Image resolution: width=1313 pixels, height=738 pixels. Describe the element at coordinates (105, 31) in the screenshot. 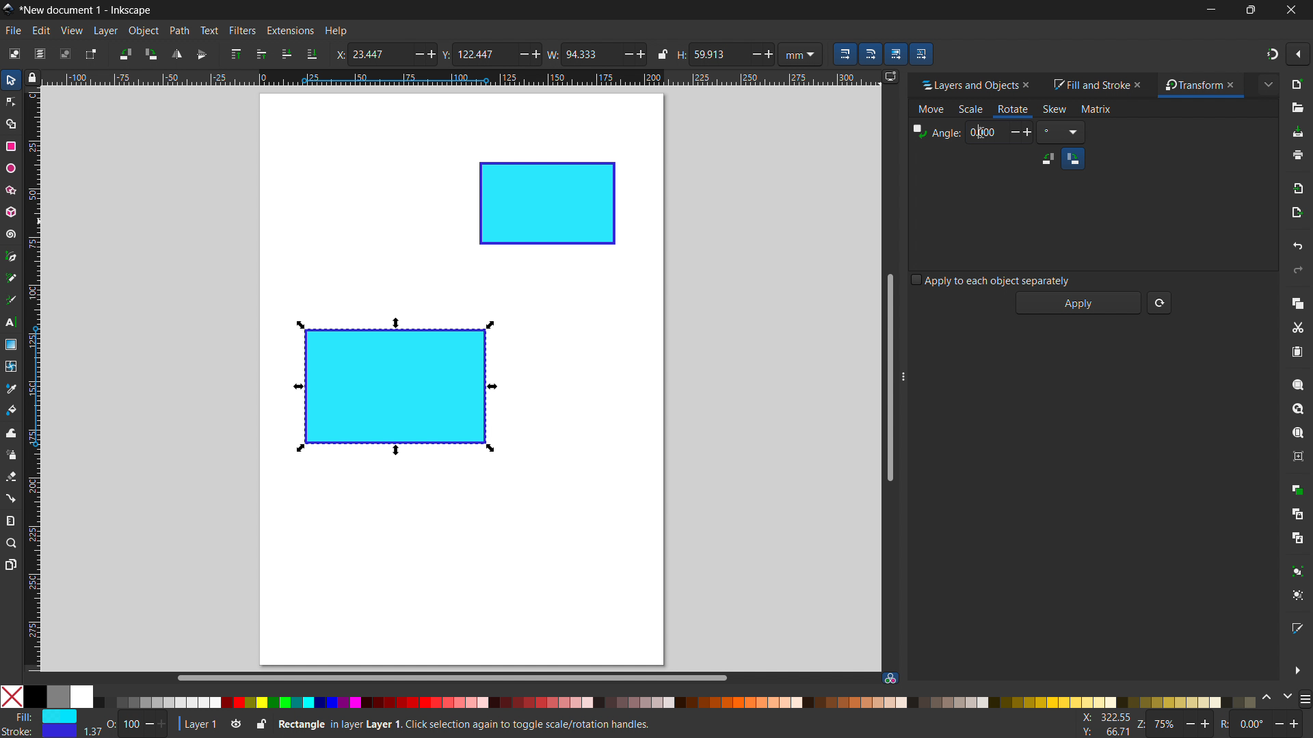

I see `layer` at that location.